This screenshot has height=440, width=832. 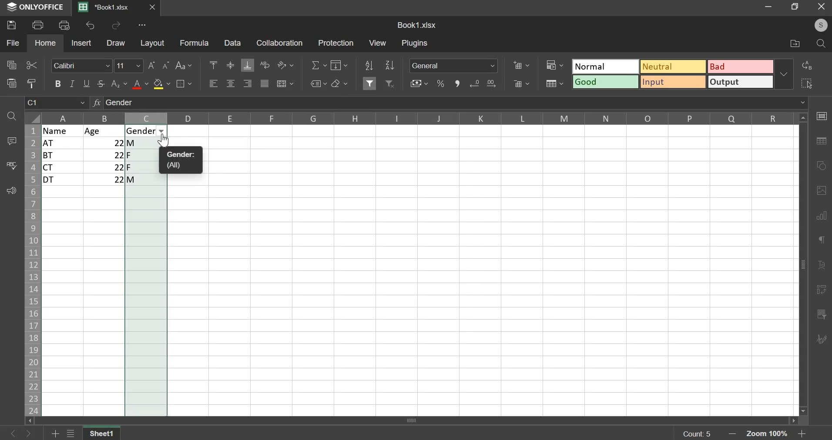 What do you see at coordinates (476, 83) in the screenshot?
I see `decrease decimal` at bounding box center [476, 83].